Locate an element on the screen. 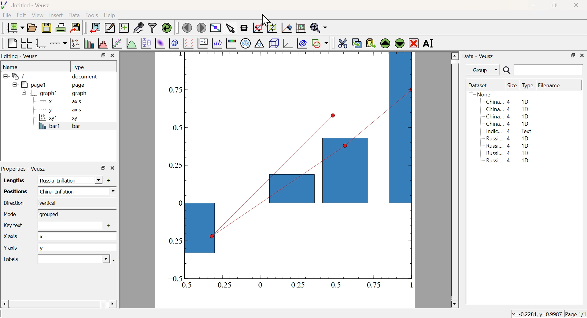 This screenshot has height=318, width=587. Grouped is located at coordinates (76, 214).